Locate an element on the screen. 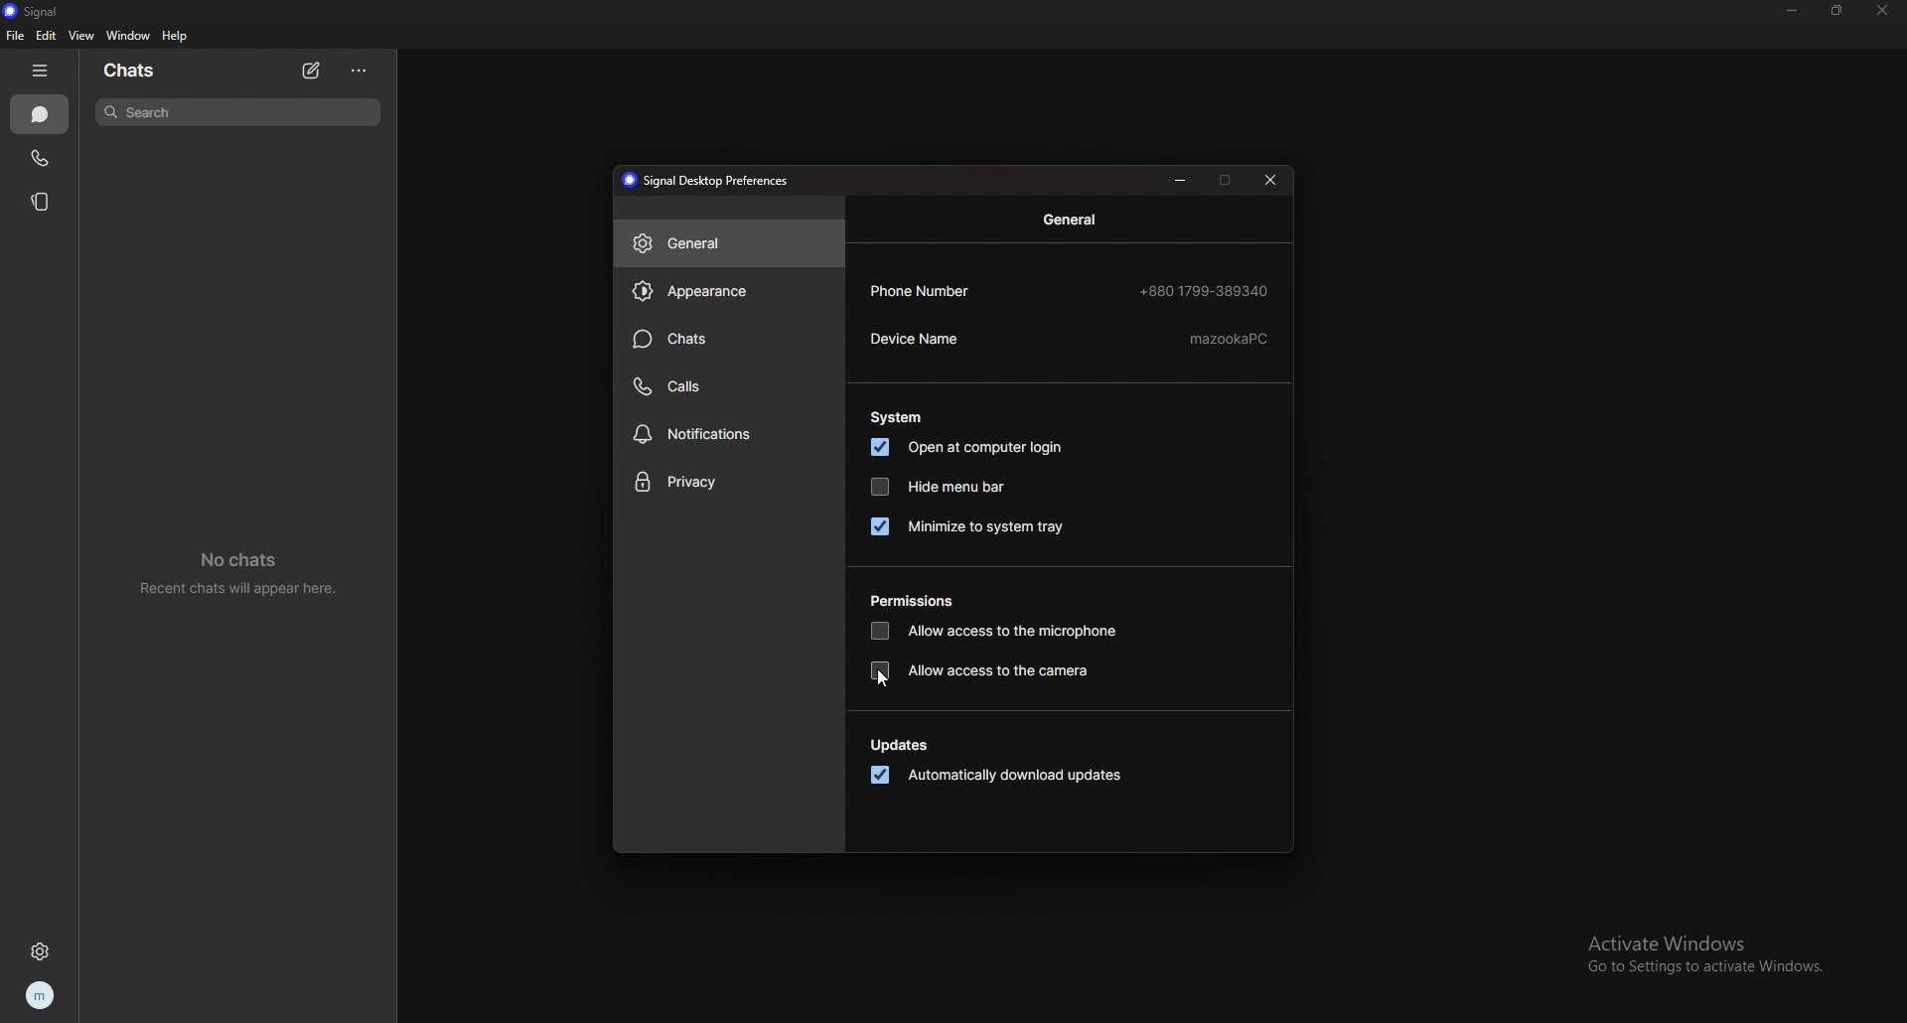 This screenshot has height=1023, width=1907. settings is located at coordinates (40, 950).